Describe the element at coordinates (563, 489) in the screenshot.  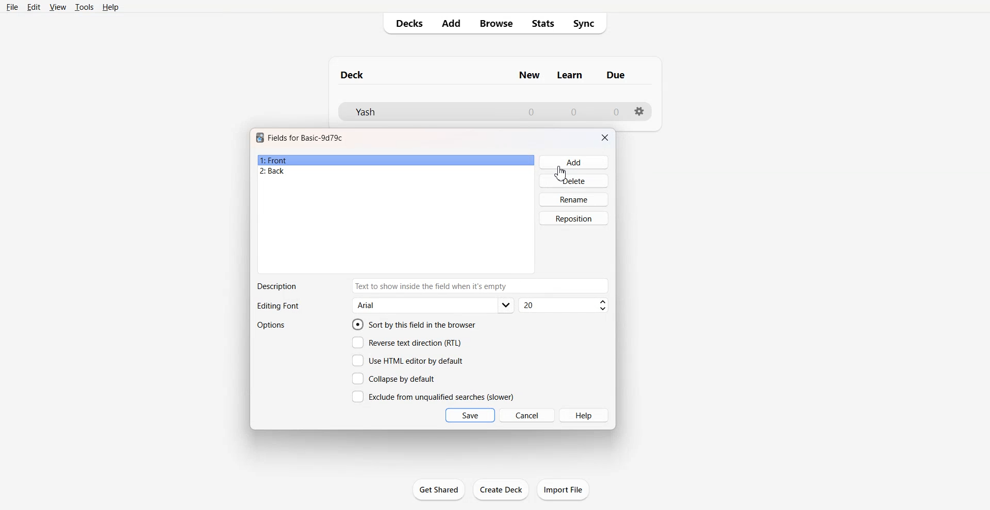
I see `Import File` at that location.